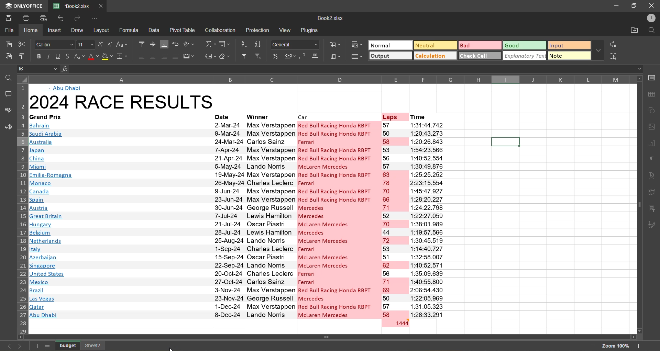 This screenshot has width=660, height=351. I want to click on shapes, so click(652, 110).